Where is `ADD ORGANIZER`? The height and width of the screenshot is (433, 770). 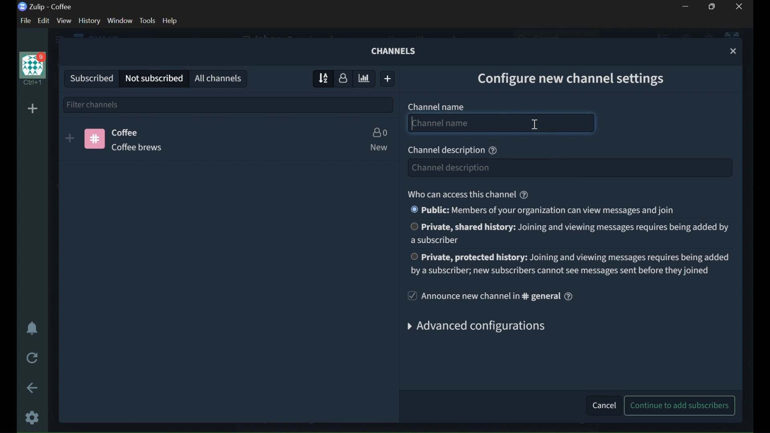 ADD ORGANIZER is located at coordinates (32, 109).